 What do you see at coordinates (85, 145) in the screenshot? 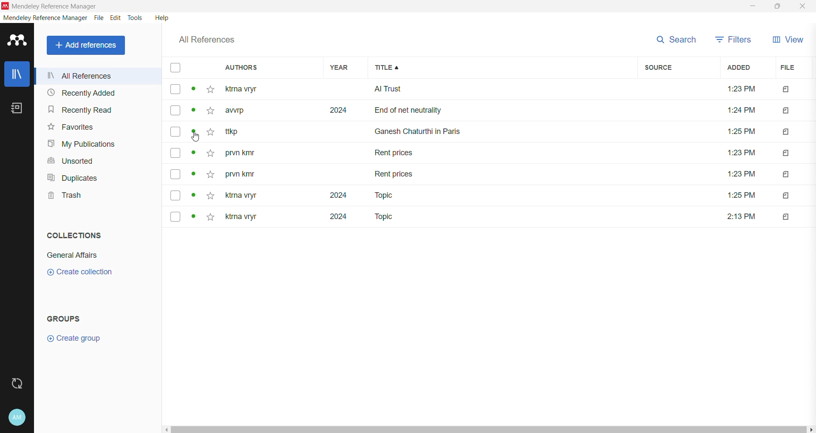
I see `My Publications` at bounding box center [85, 145].